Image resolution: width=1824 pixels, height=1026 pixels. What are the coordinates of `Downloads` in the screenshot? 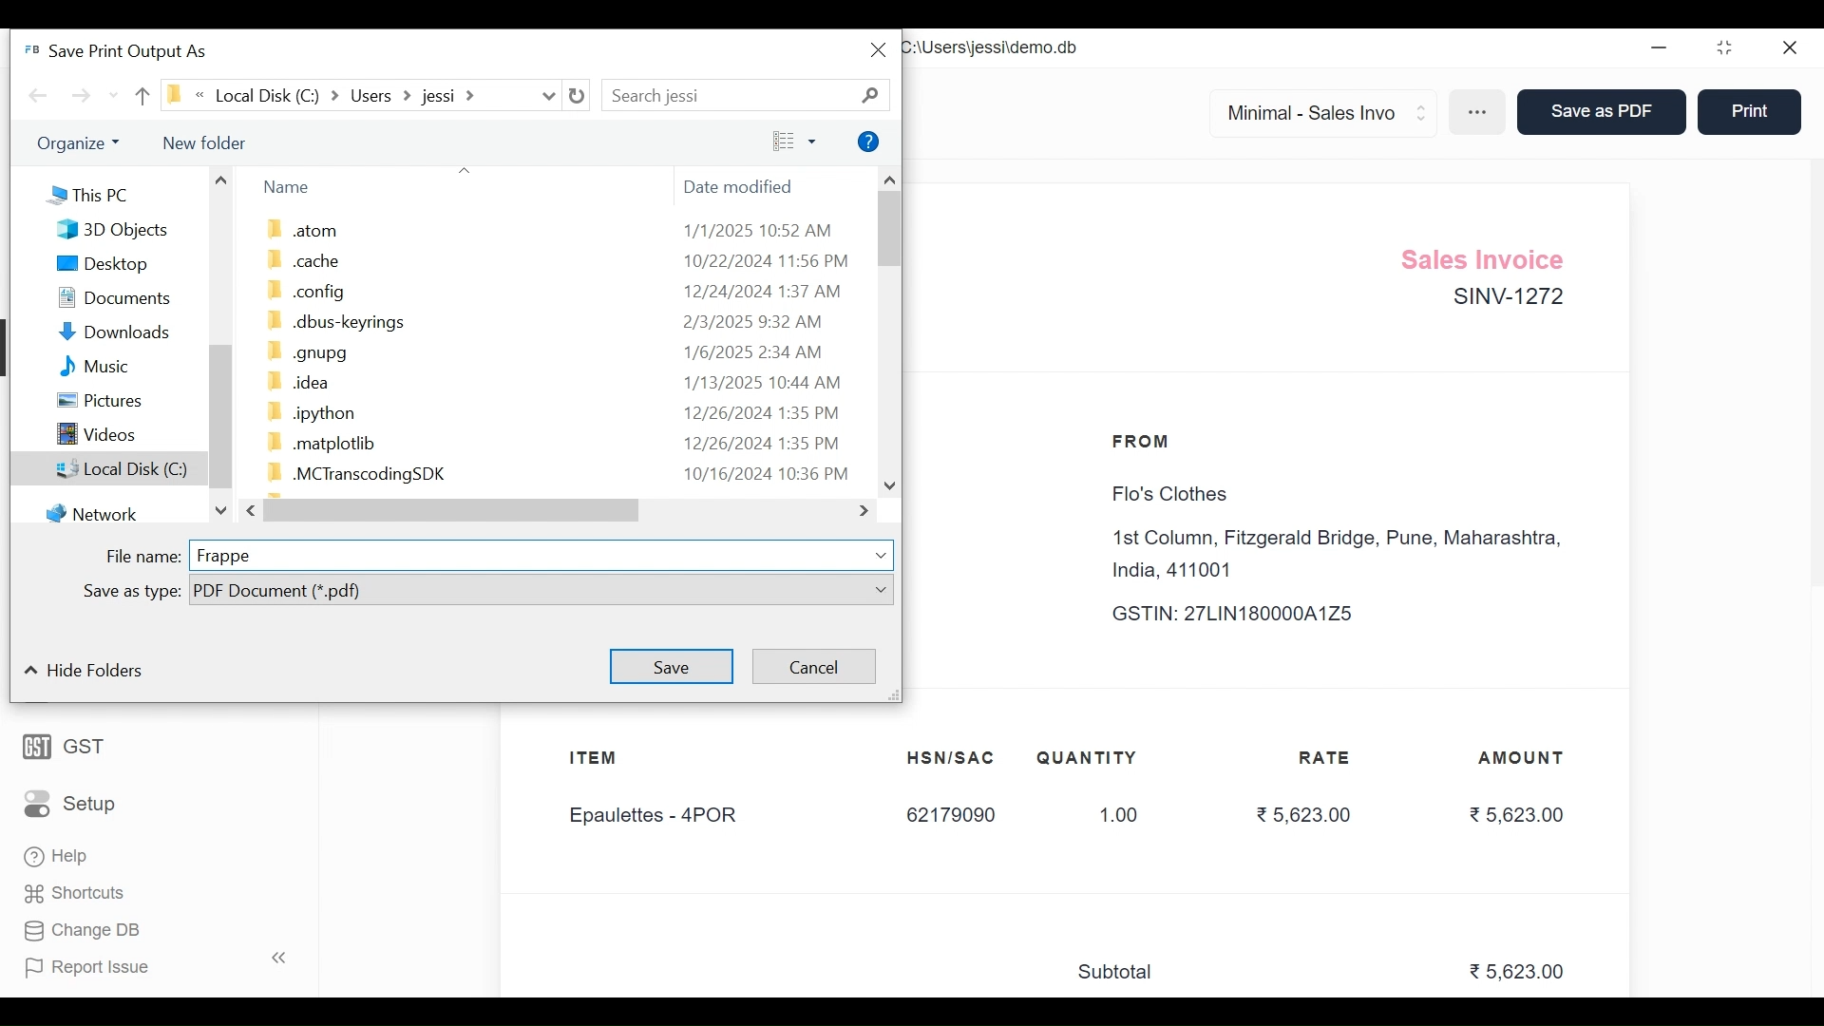 It's located at (104, 332).